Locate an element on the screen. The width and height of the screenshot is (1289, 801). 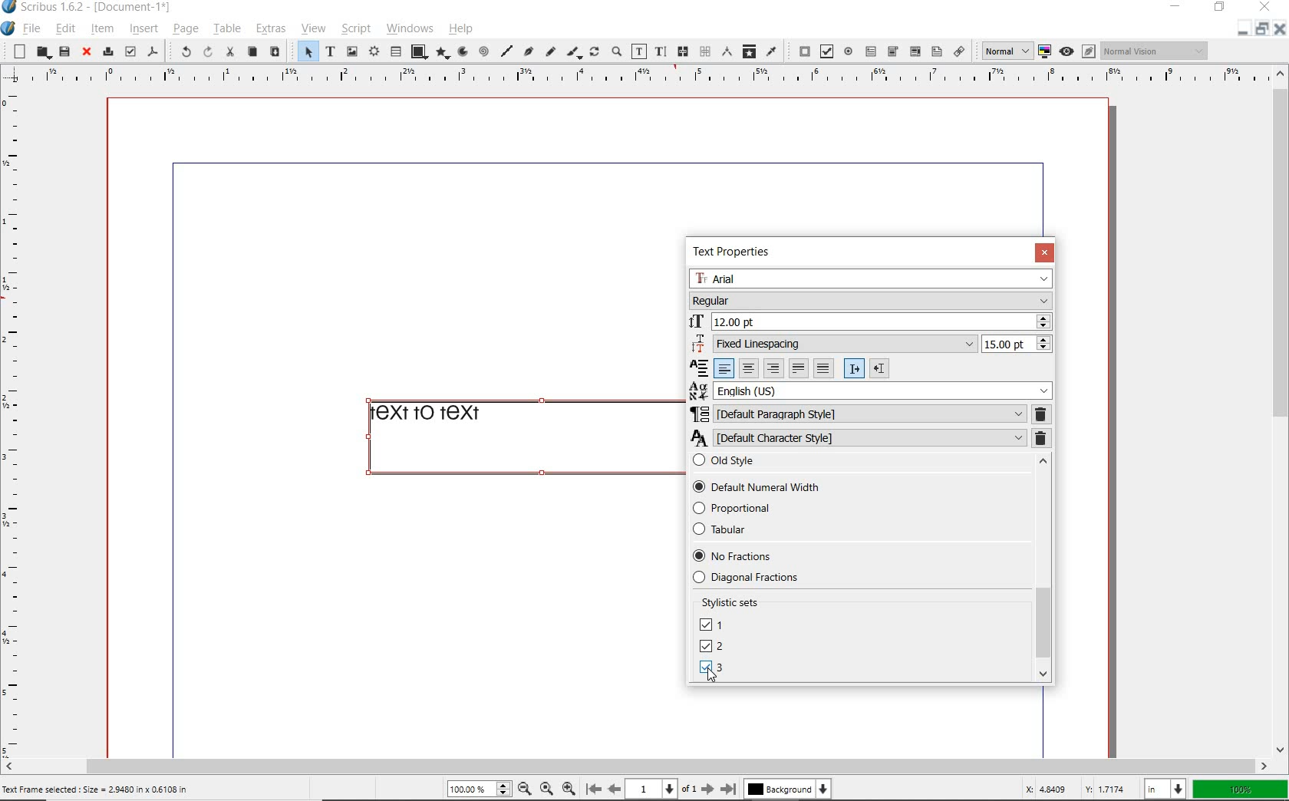
unlink text frames is located at coordinates (704, 52).